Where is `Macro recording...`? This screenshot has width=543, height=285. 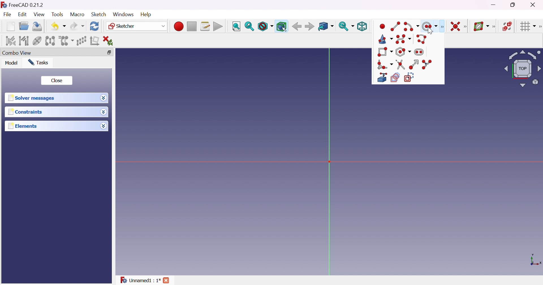 Macro recording... is located at coordinates (178, 25).